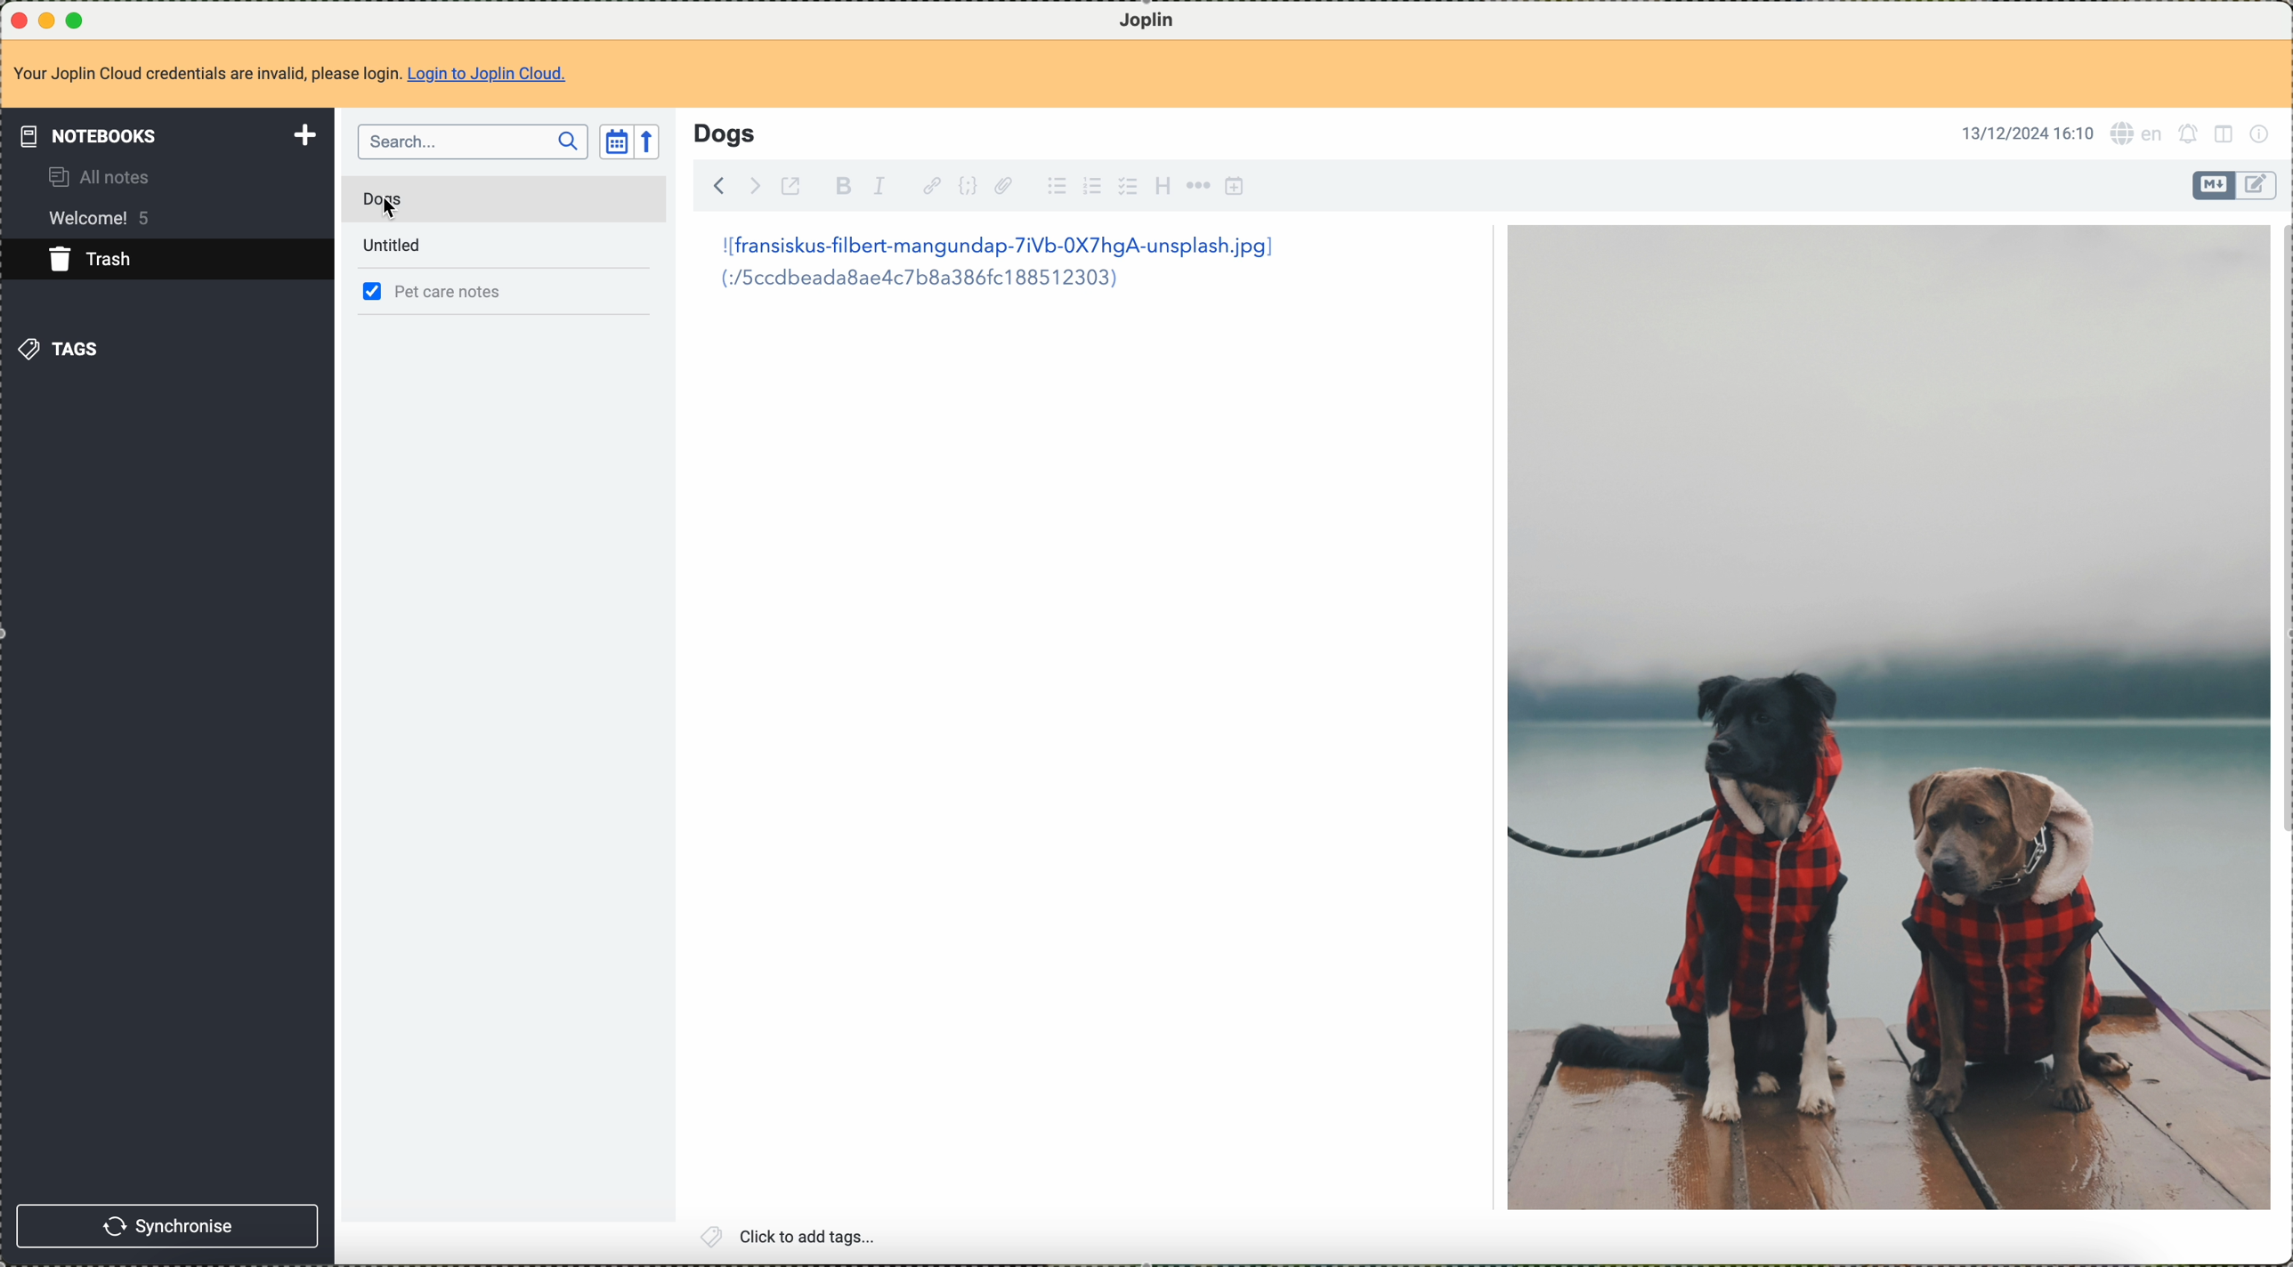 Image resolution: width=2293 pixels, height=1267 pixels. I want to click on note properties, so click(2265, 135).